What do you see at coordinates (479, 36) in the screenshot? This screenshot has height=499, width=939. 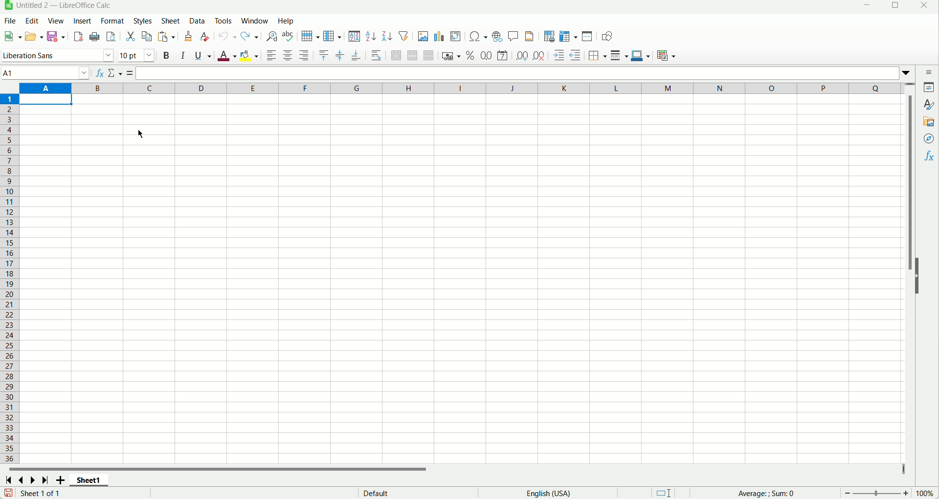 I see `Insert symbol` at bounding box center [479, 36].